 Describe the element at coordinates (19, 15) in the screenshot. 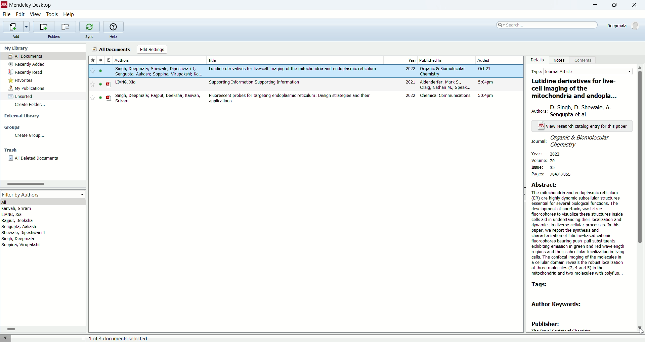

I see `edit` at that location.